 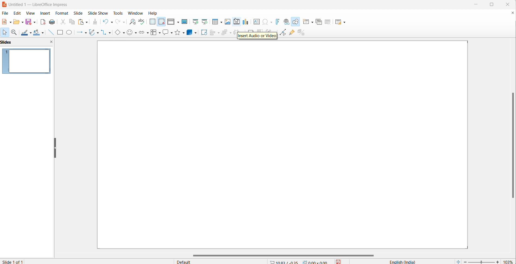 I want to click on format, so click(x=62, y=13).